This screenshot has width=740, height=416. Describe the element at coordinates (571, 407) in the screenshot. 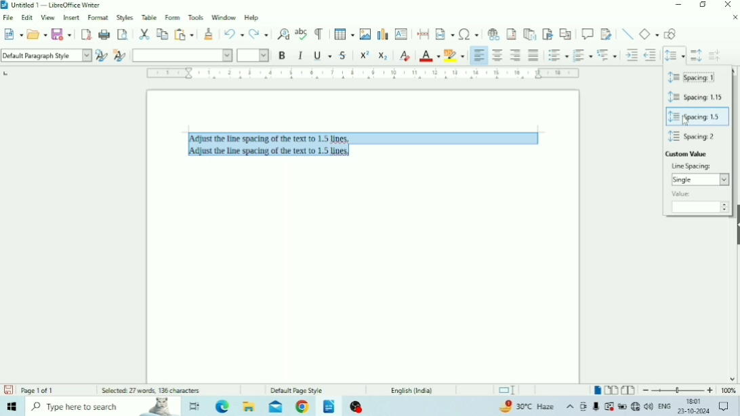

I see `Show hidden icons` at that location.